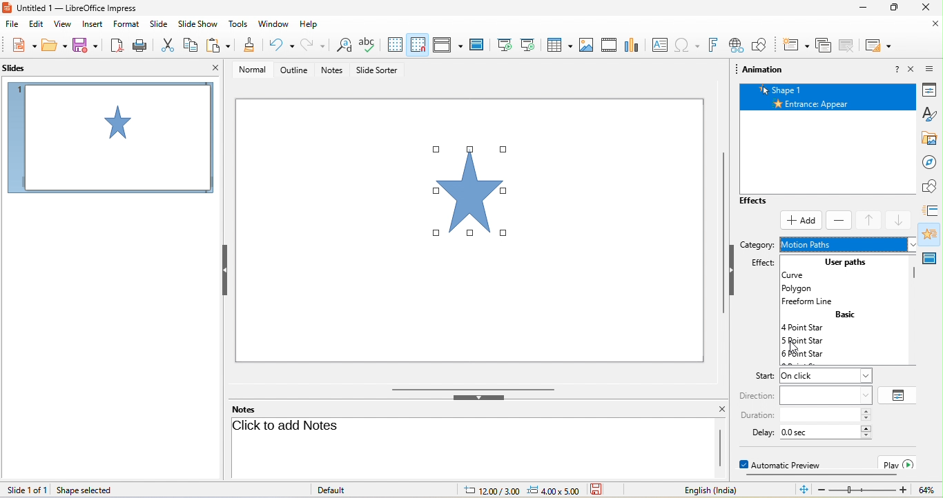  Describe the element at coordinates (865, 7) in the screenshot. I see `minimize` at that location.